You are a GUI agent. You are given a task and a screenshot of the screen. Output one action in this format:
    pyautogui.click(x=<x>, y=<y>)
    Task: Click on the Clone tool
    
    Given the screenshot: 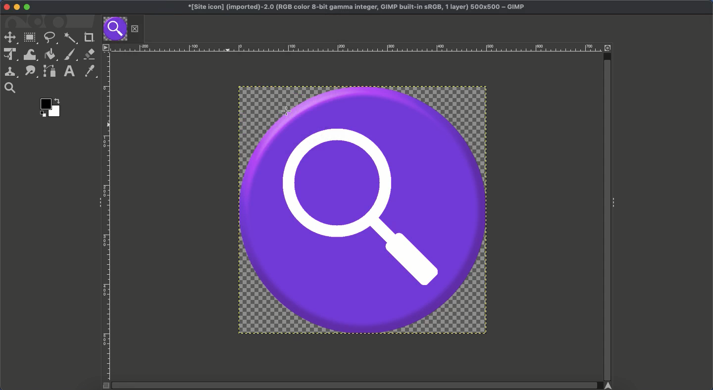 What is the action you would take?
    pyautogui.click(x=10, y=73)
    